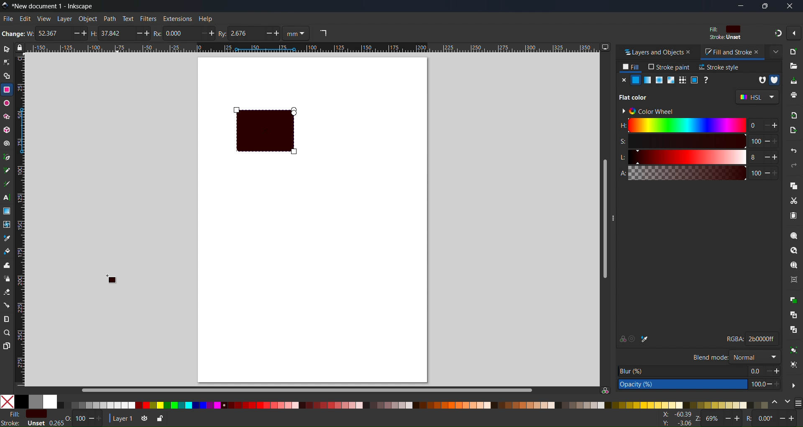  Describe the element at coordinates (7, 156) in the screenshot. I see `Pen tool` at that location.